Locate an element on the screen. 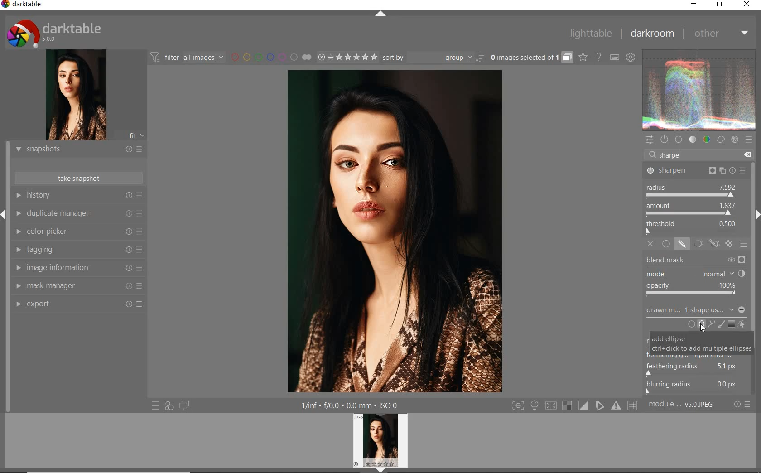  ADD BRUSH is located at coordinates (721, 325).